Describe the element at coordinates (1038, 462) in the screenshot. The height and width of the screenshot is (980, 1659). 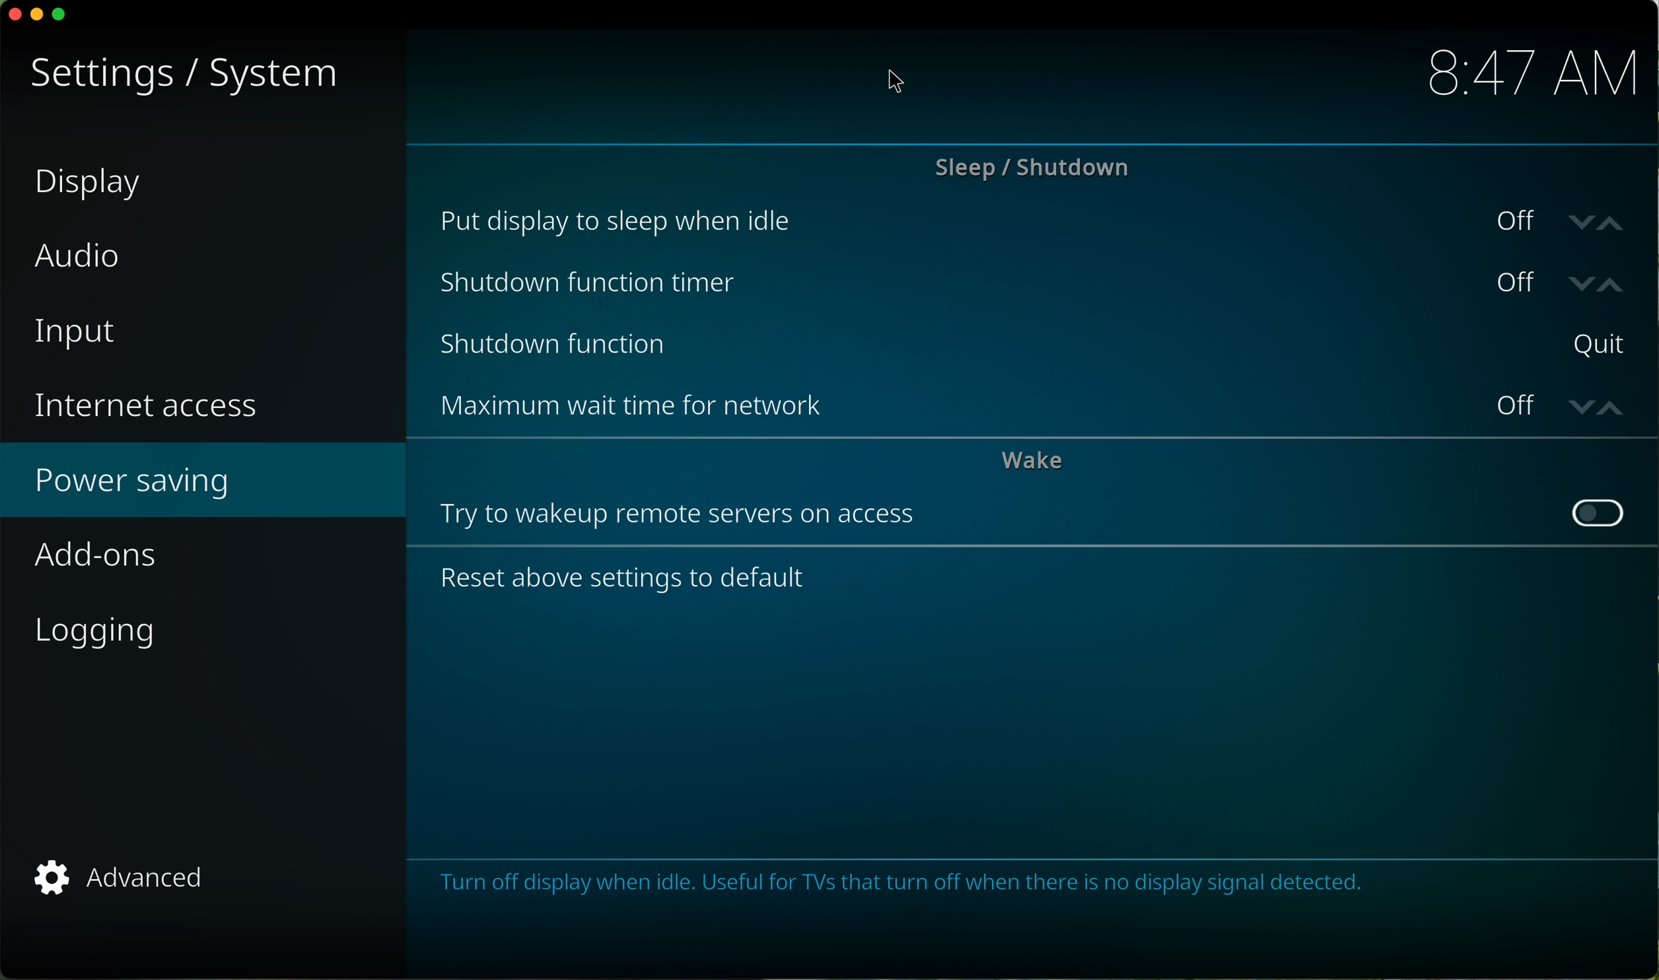
I see `wake` at that location.